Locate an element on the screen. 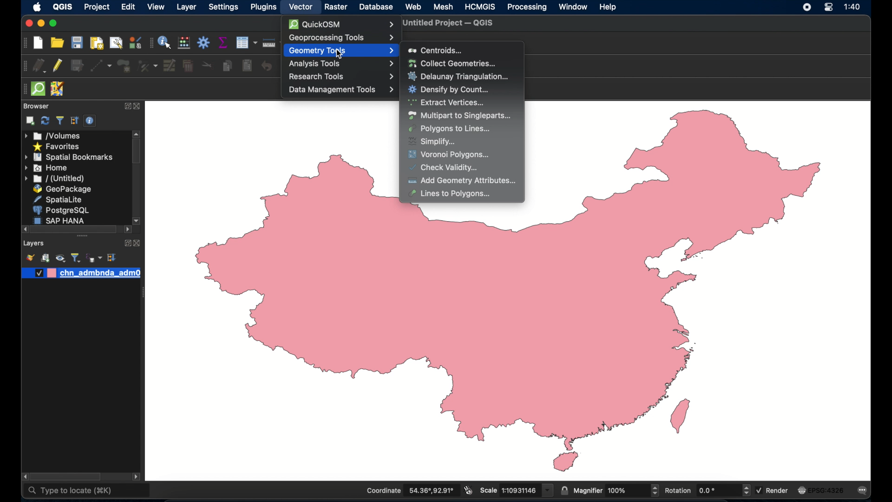 This screenshot has width=892, height=502. minimize is located at coordinates (42, 24).